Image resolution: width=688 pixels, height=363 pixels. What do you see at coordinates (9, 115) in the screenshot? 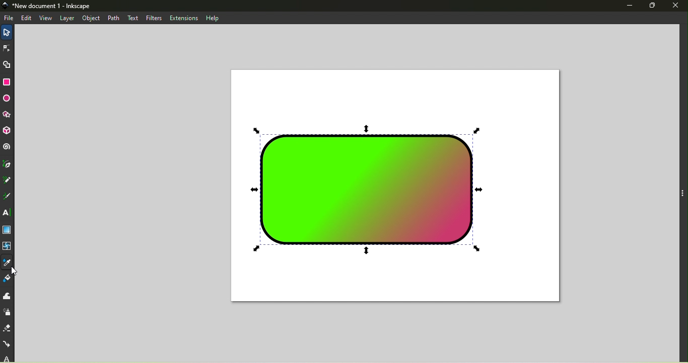
I see `Star/polygon tool` at bounding box center [9, 115].